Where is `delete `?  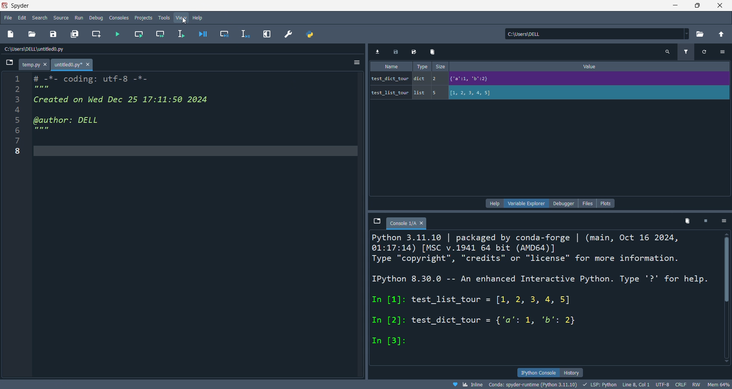
delete  is located at coordinates (688, 223).